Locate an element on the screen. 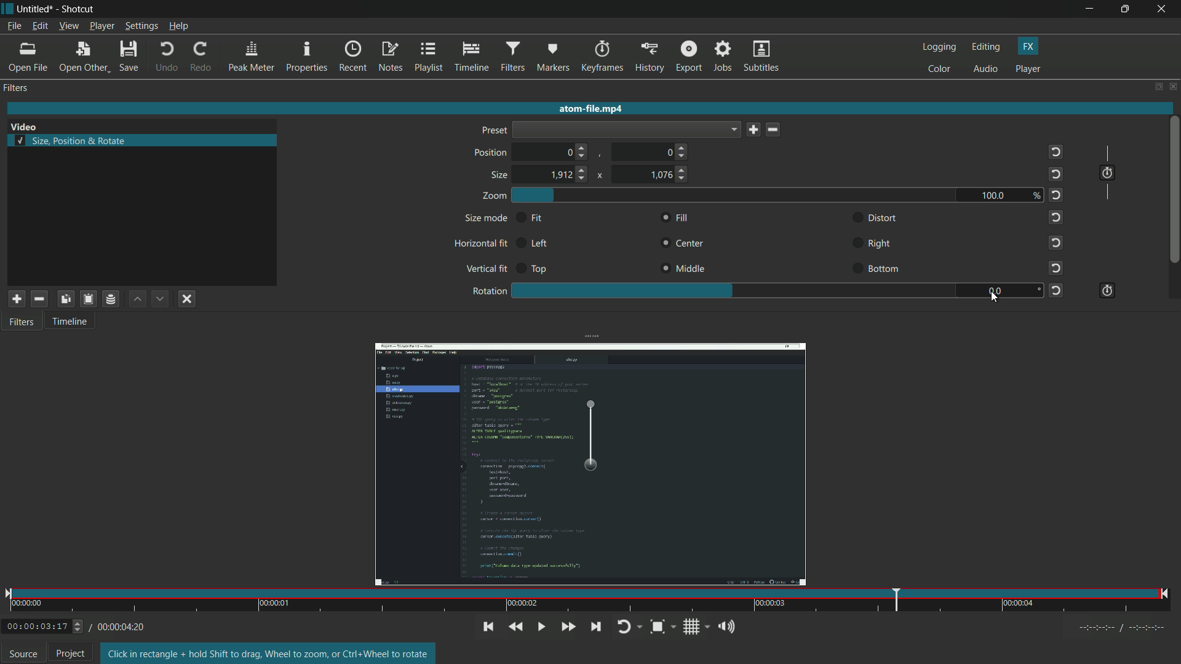 The image size is (1181, 664). center is located at coordinates (685, 244).